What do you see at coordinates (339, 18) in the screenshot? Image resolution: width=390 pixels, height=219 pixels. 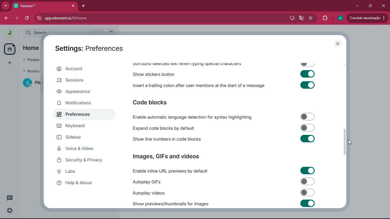 I see `profile ` at bounding box center [339, 18].